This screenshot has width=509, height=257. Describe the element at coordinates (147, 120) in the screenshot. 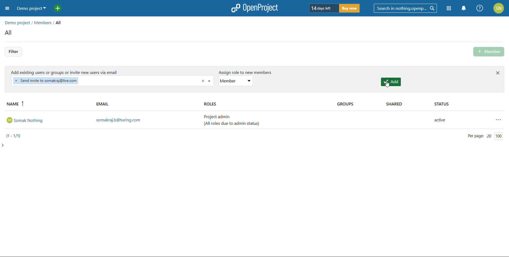

I see `somakraj.b@turing.com` at that location.